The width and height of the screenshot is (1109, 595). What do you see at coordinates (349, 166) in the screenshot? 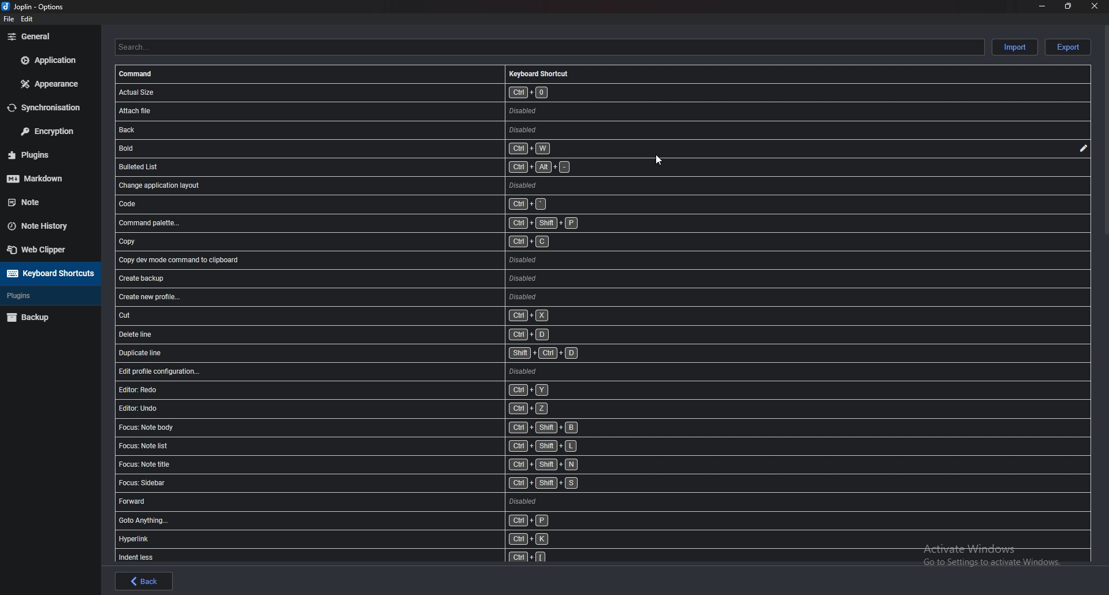
I see `shortcut` at bounding box center [349, 166].